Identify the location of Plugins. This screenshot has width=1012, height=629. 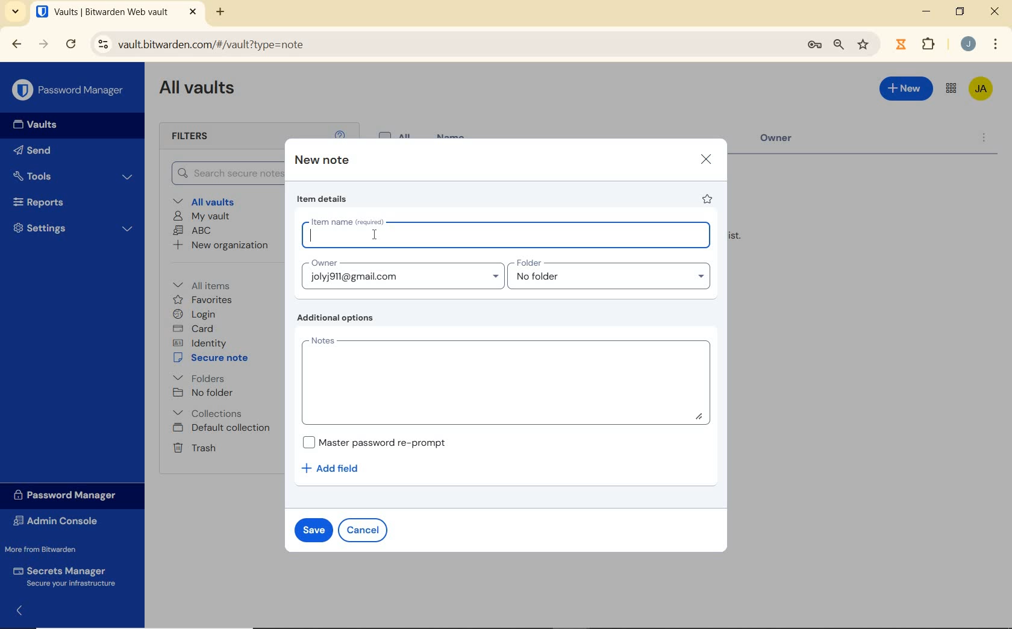
(931, 43).